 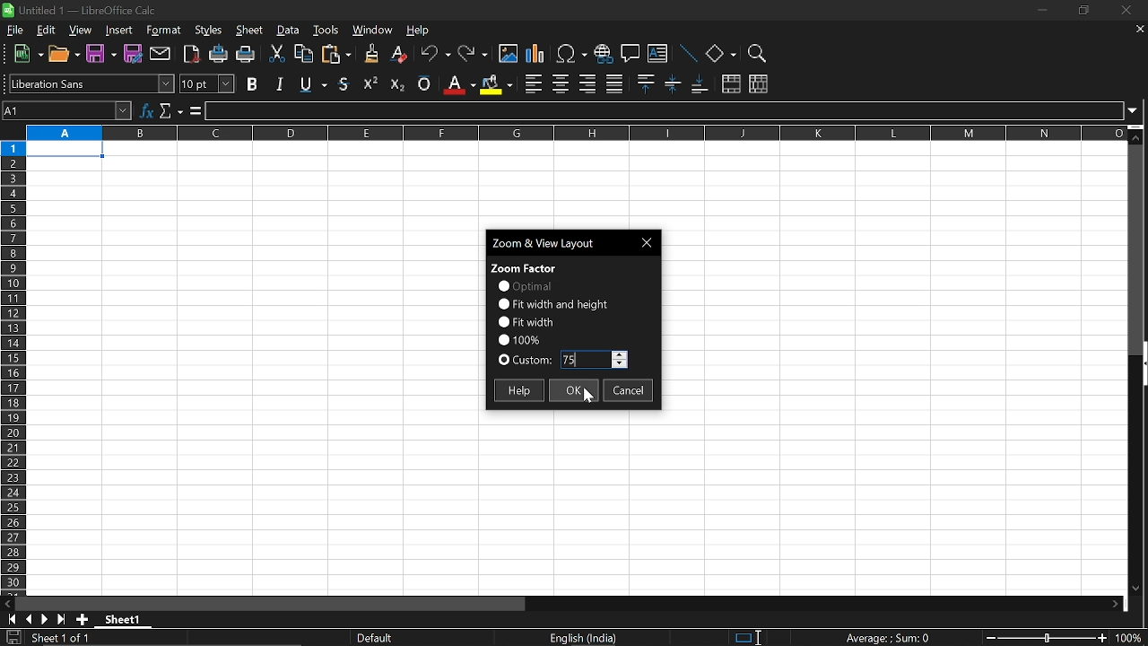 What do you see at coordinates (474, 55) in the screenshot?
I see `redo` at bounding box center [474, 55].